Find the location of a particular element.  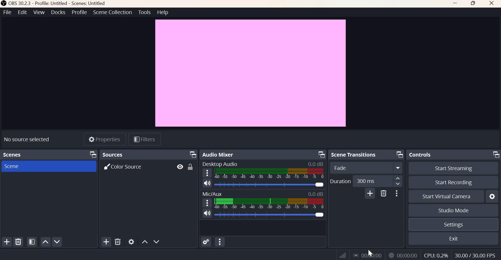

Volume Meter is located at coordinates (269, 203).